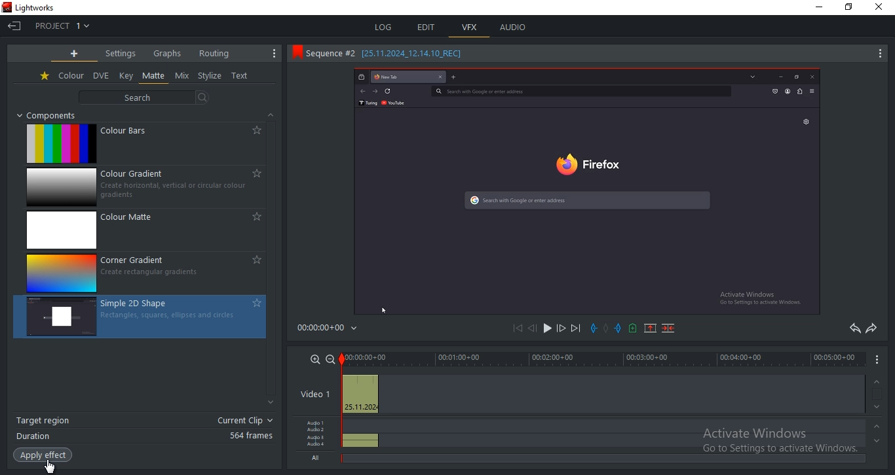 This screenshot has height=475, width=895. I want to click on corner gradient, so click(145, 272).